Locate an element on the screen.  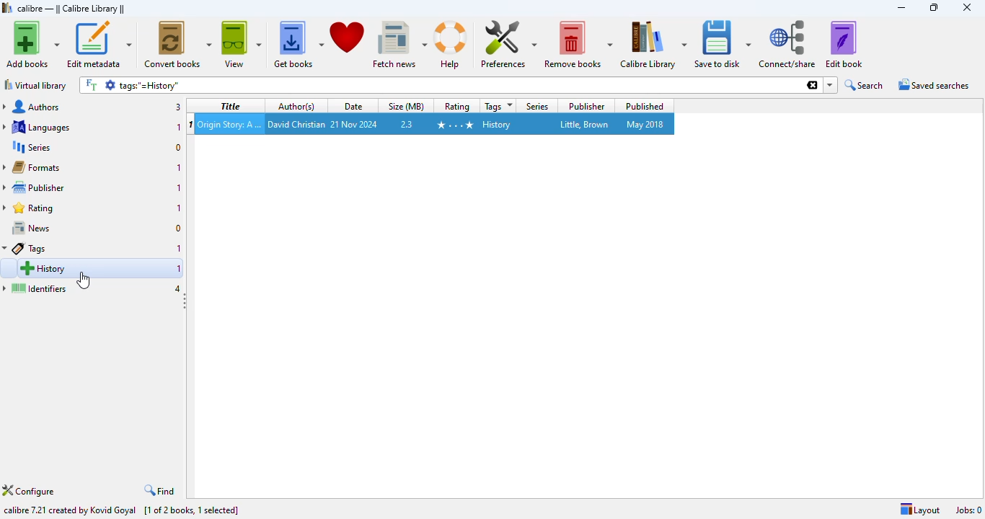
1 is located at coordinates (181, 188).